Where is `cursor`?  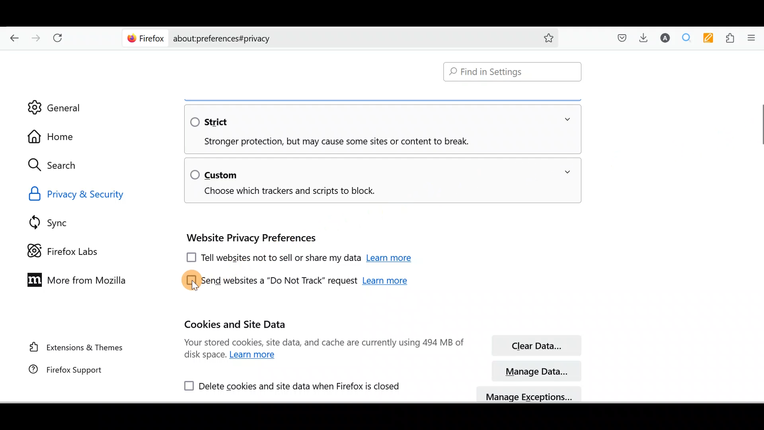
cursor is located at coordinates (194, 287).